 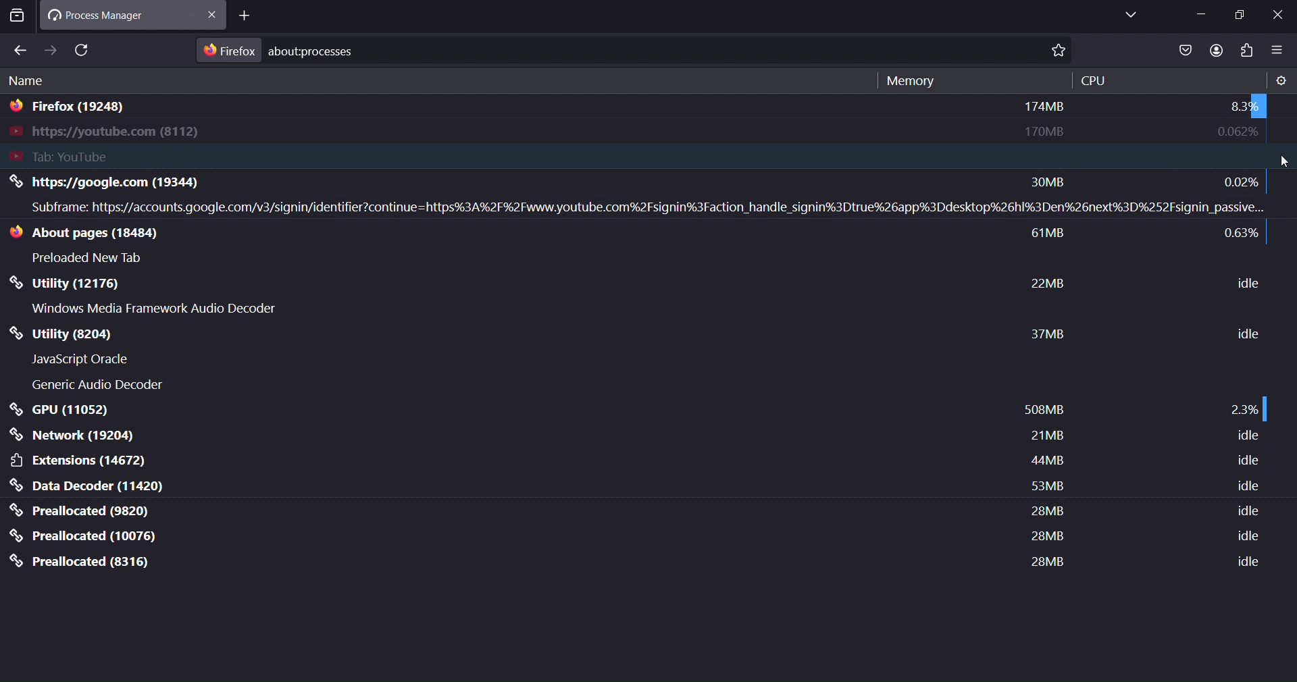 I want to click on data decoder, so click(x=91, y=486).